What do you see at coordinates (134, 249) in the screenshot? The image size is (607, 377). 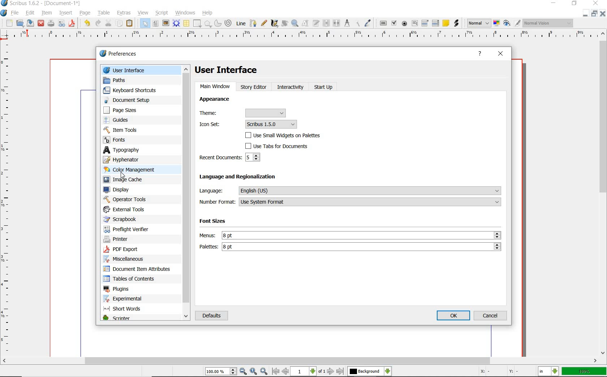 I see `pdf export` at bounding box center [134, 249].